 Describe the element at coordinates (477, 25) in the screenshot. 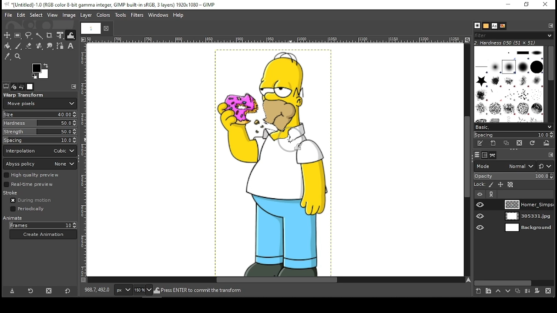

I see `brush` at that location.